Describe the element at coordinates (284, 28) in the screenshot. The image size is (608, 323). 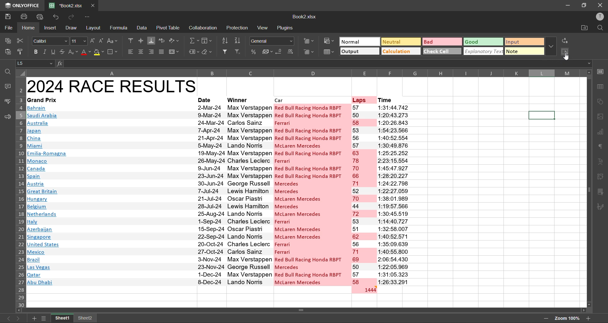
I see `plugins` at that location.